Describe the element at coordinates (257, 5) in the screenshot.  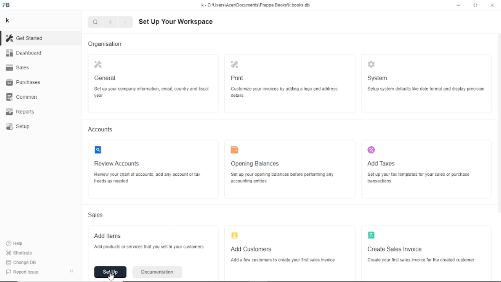
I see `K -C\Users\Acer\Documents\ Frappe Books\k books db` at that location.